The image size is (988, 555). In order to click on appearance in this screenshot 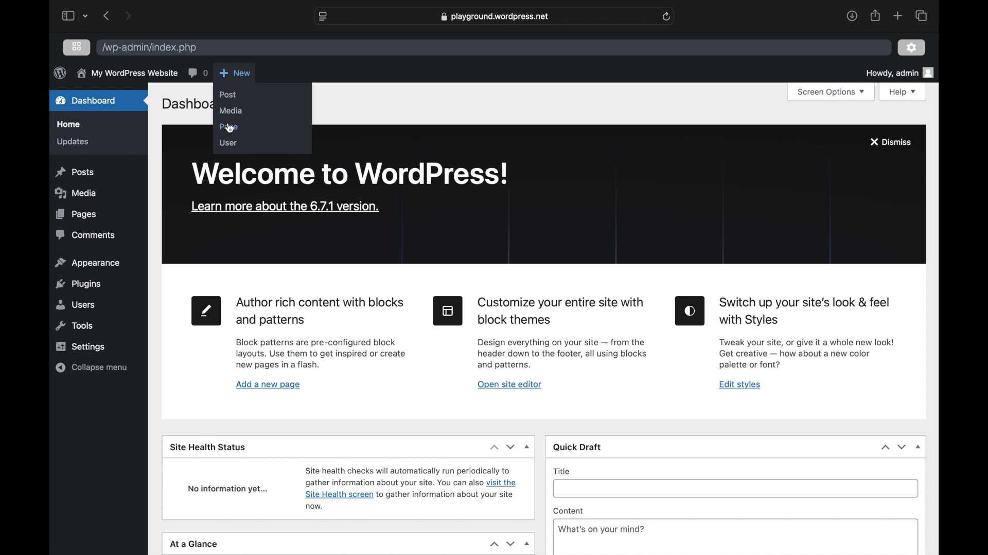, I will do `click(88, 263)`.